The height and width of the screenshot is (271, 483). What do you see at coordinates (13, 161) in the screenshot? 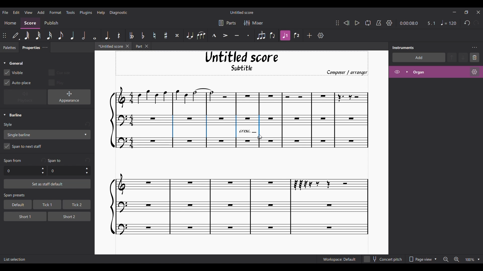
I see `Indicates text space for Span from` at bounding box center [13, 161].